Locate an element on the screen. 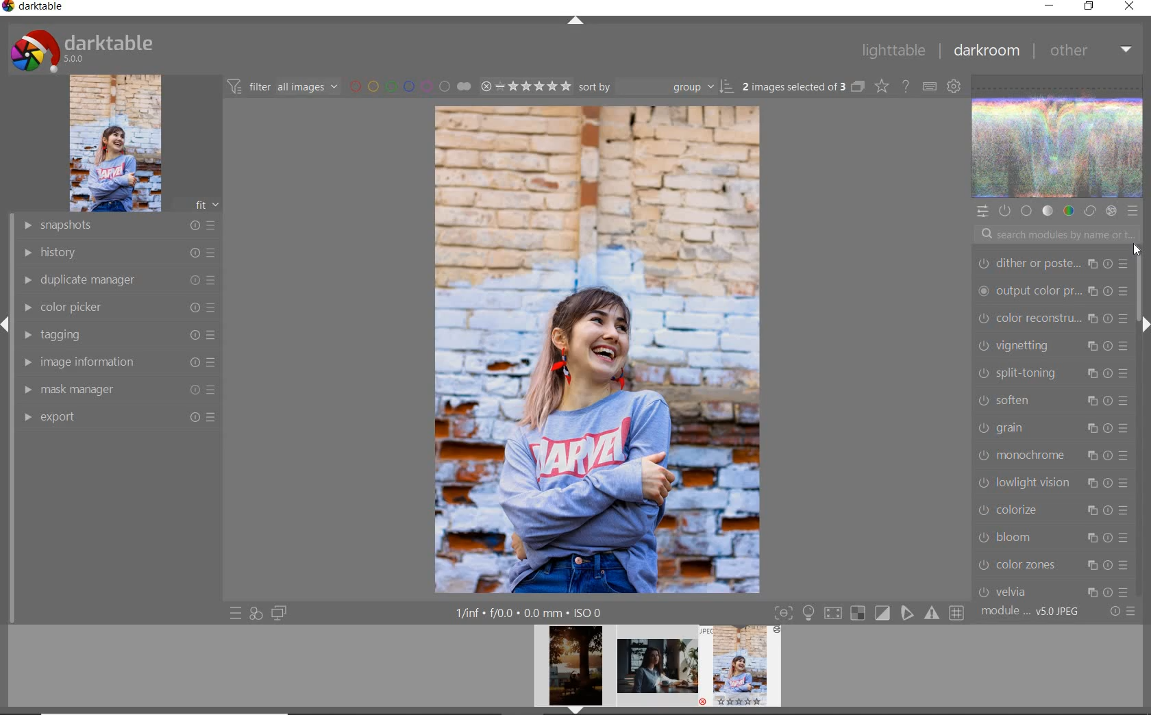 Image resolution: width=1151 pixels, height=715 pixels. quick access to preset is located at coordinates (236, 614).